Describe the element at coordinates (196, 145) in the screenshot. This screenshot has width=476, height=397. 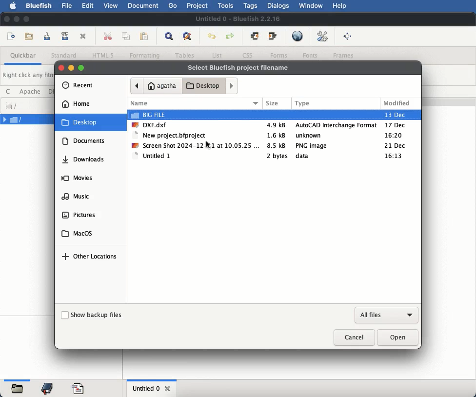
I see `screenshot` at that location.